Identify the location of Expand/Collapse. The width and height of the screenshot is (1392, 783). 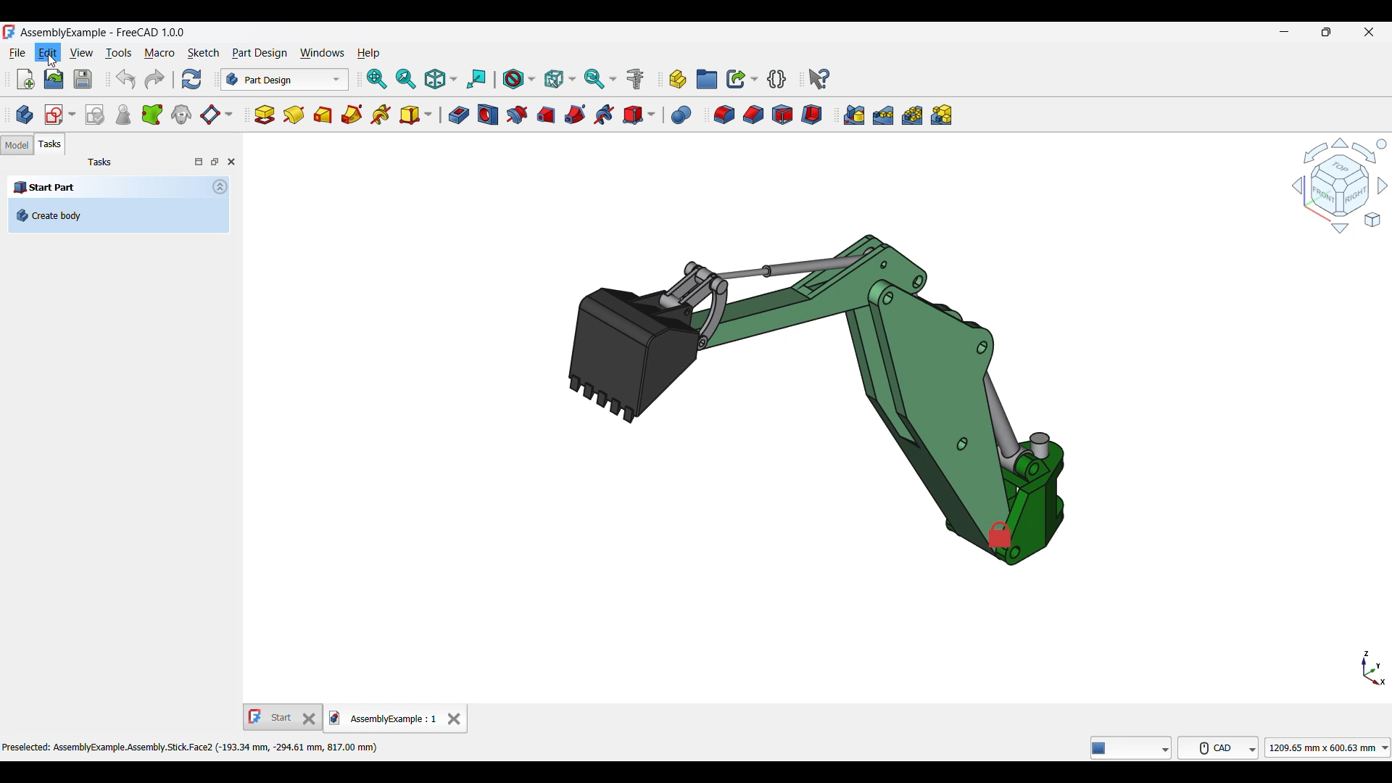
(220, 187).